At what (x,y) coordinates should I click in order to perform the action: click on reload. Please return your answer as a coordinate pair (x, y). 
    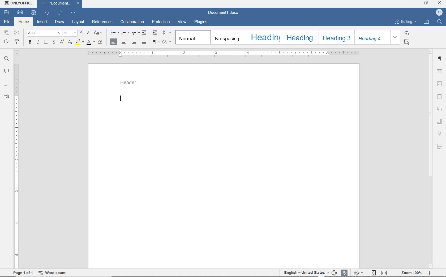
    Looking at the image, I should click on (60, 12).